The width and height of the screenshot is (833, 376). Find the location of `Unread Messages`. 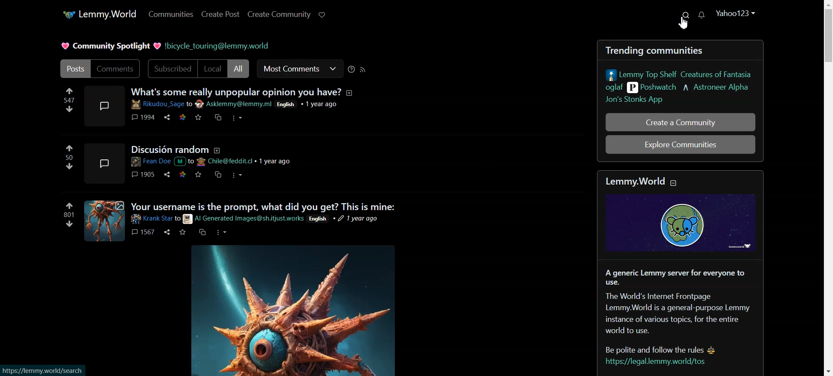

Unread Messages is located at coordinates (702, 16).